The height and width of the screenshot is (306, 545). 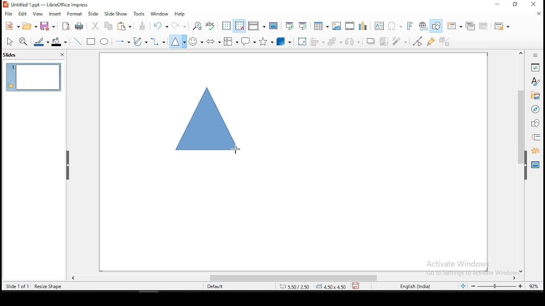 I want to click on find and replace, so click(x=198, y=25).